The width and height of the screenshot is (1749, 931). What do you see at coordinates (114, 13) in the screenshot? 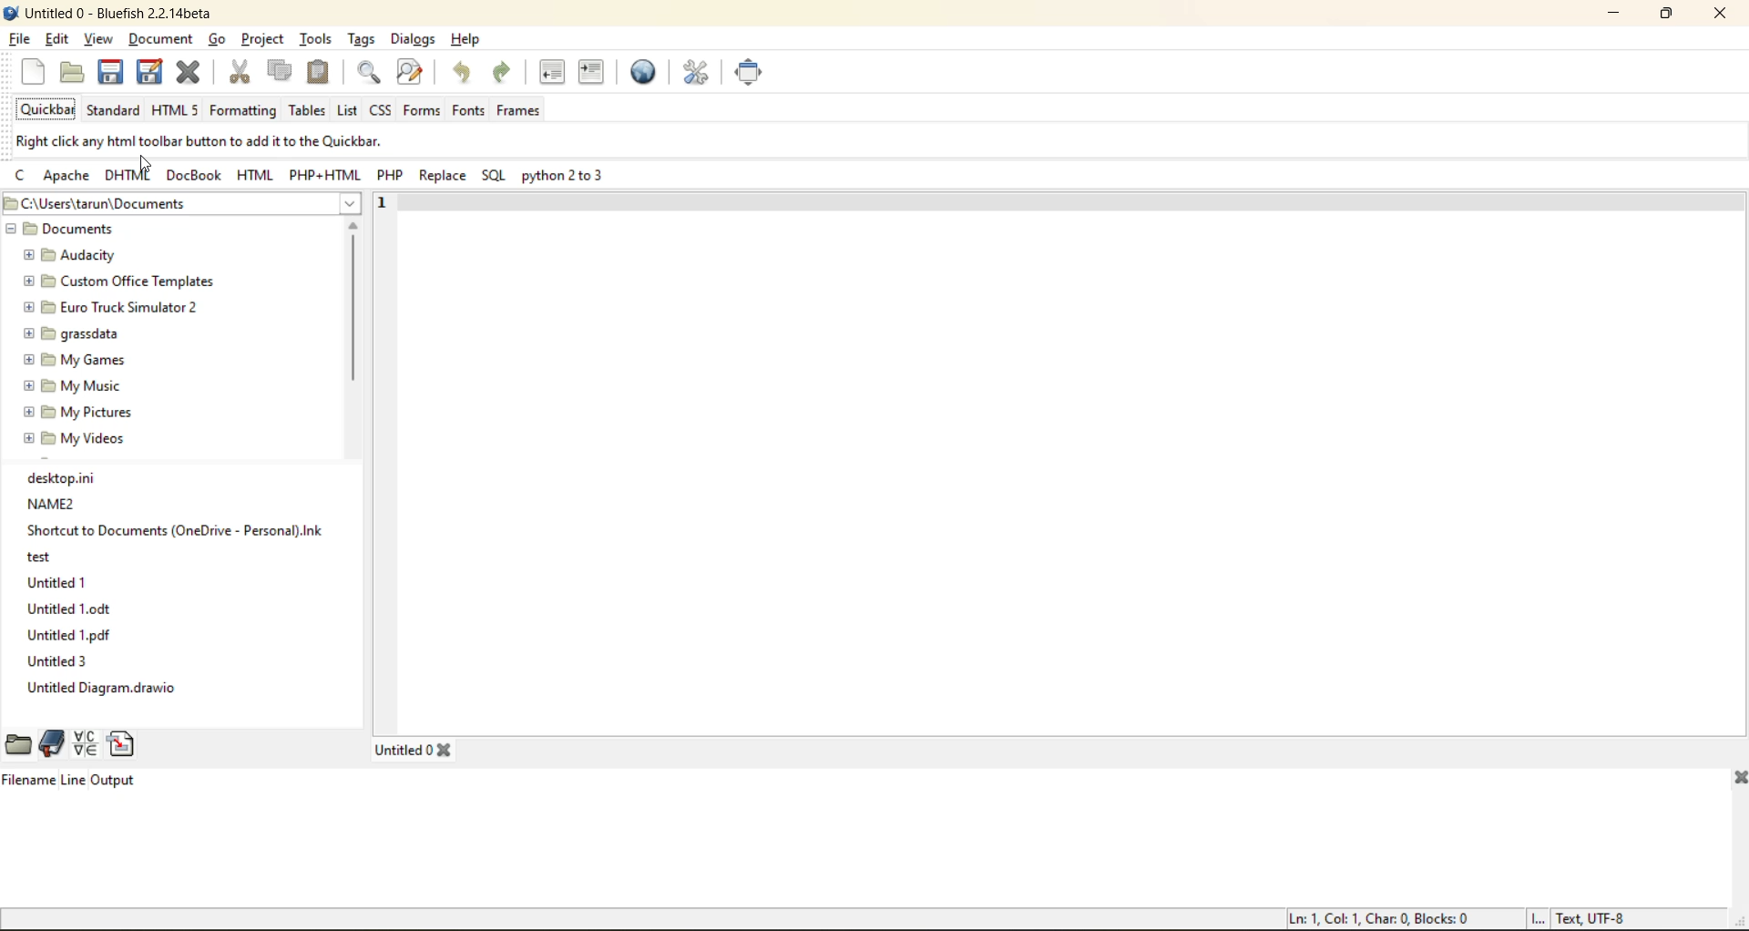
I see `file name and app name` at bounding box center [114, 13].